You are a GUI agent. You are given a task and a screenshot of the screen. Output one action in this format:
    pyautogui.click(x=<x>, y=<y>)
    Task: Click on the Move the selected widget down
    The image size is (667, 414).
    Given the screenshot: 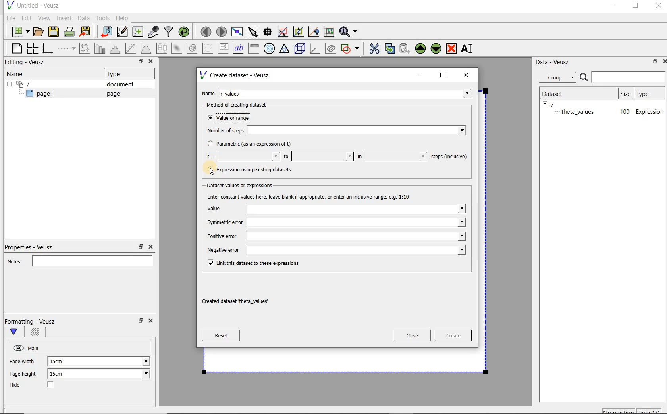 What is the action you would take?
    pyautogui.click(x=436, y=48)
    